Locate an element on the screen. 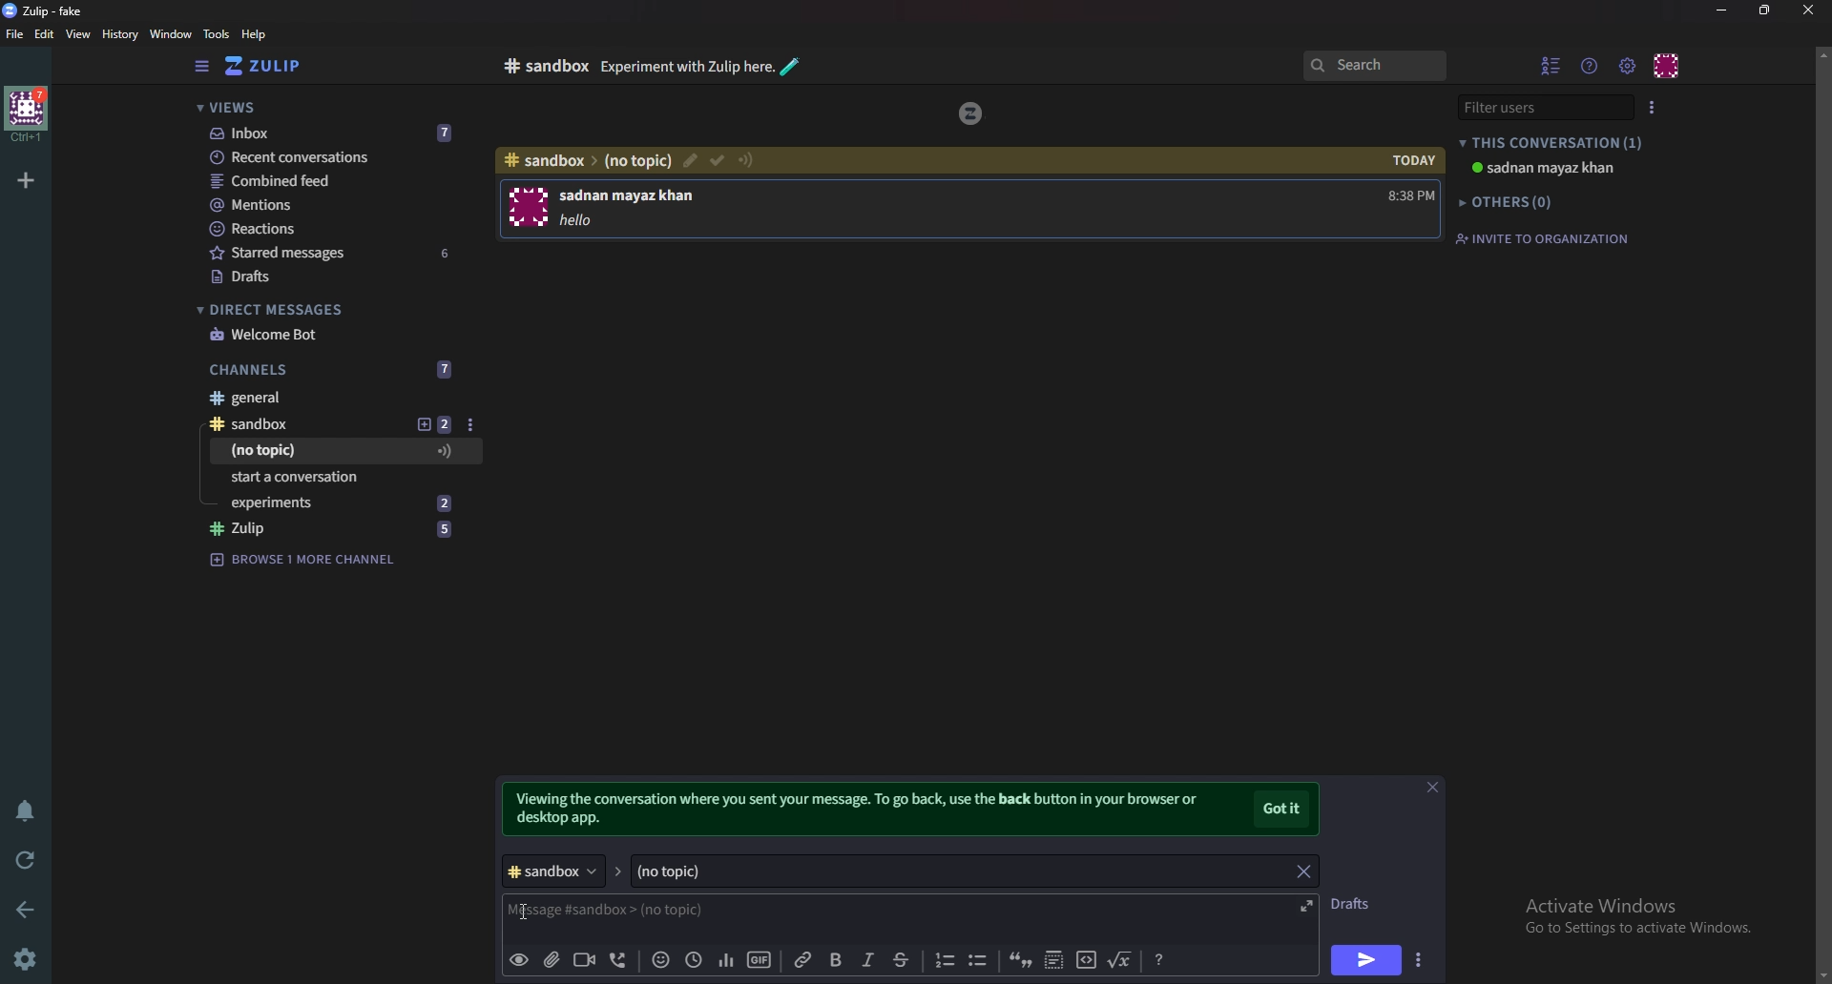 This screenshot has height=984, width=1832. Poll is located at coordinates (724, 961).